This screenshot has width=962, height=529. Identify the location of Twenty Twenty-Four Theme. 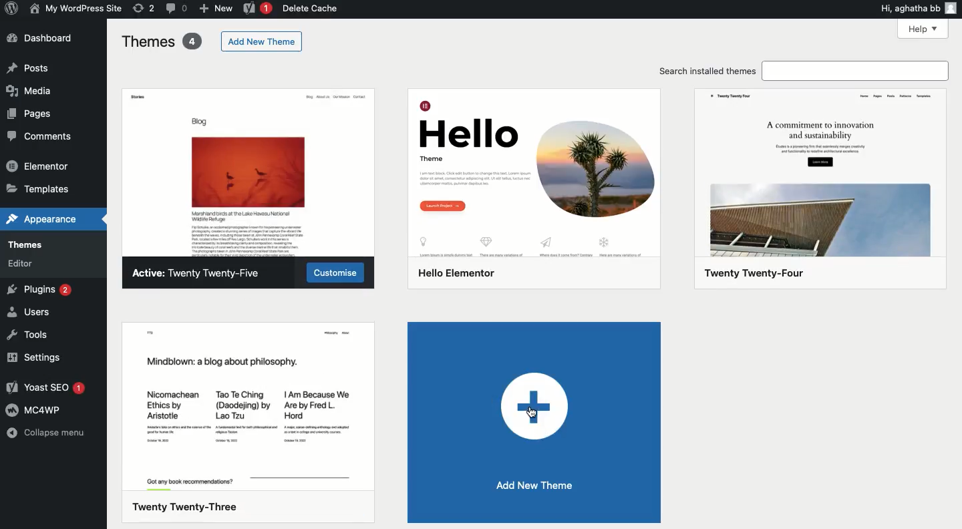
(820, 188).